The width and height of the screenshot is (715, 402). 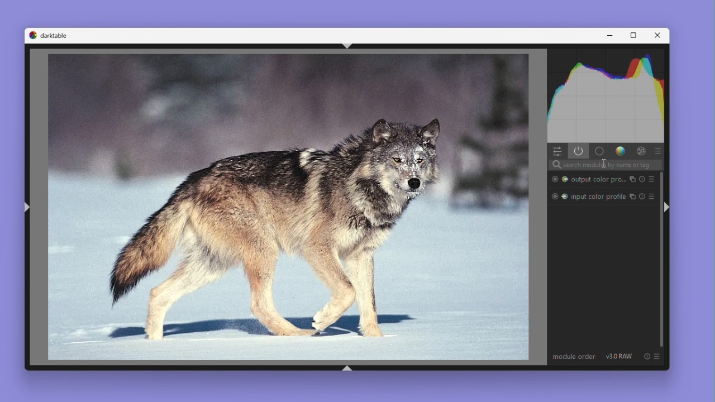 What do you see at coordinates (648, 356) in the screenshot?
I see `reset` at bounding box center [648, 356].